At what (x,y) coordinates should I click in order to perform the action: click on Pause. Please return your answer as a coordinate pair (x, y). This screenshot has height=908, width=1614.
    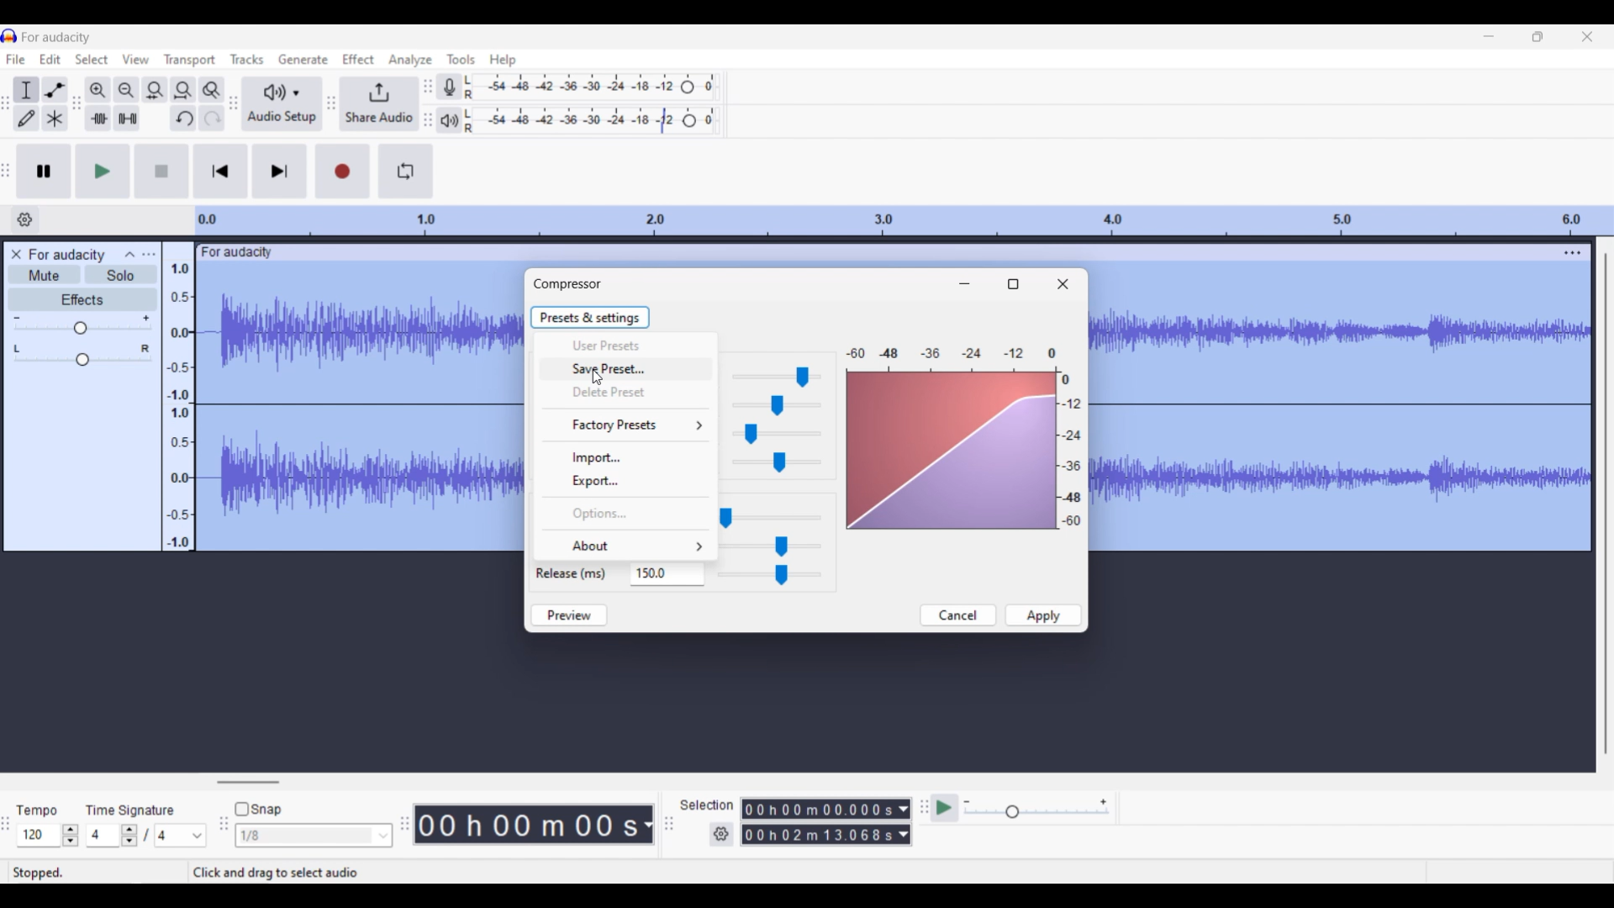
    Looking at the image, I should click on (45, 172).